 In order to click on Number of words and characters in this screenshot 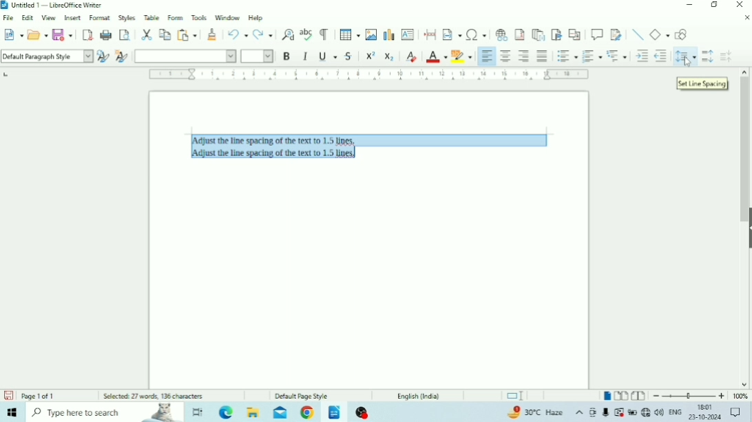, I will do `click(155, 395)`.